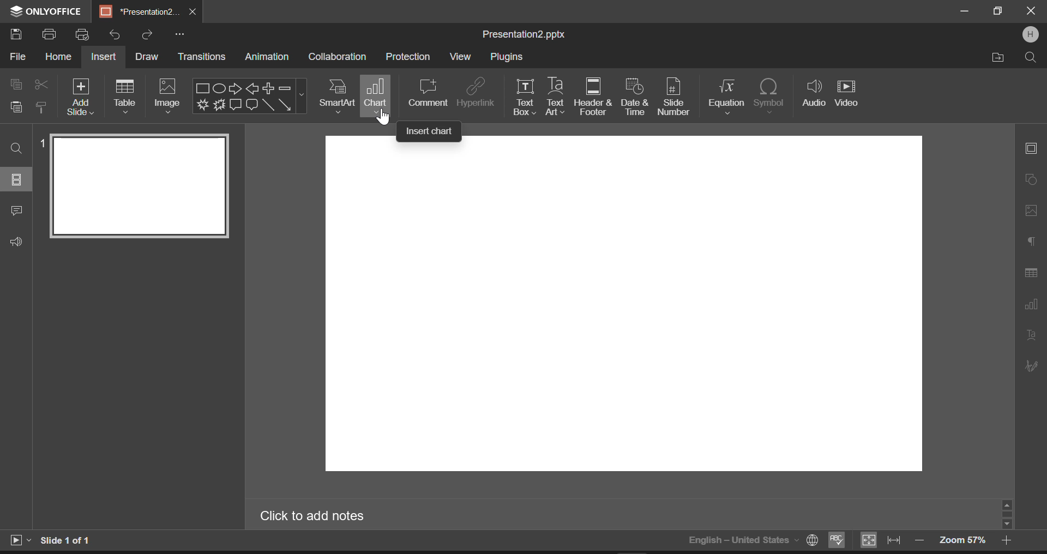  I want to click on *Presentation2.pptx, so click(139, 12).